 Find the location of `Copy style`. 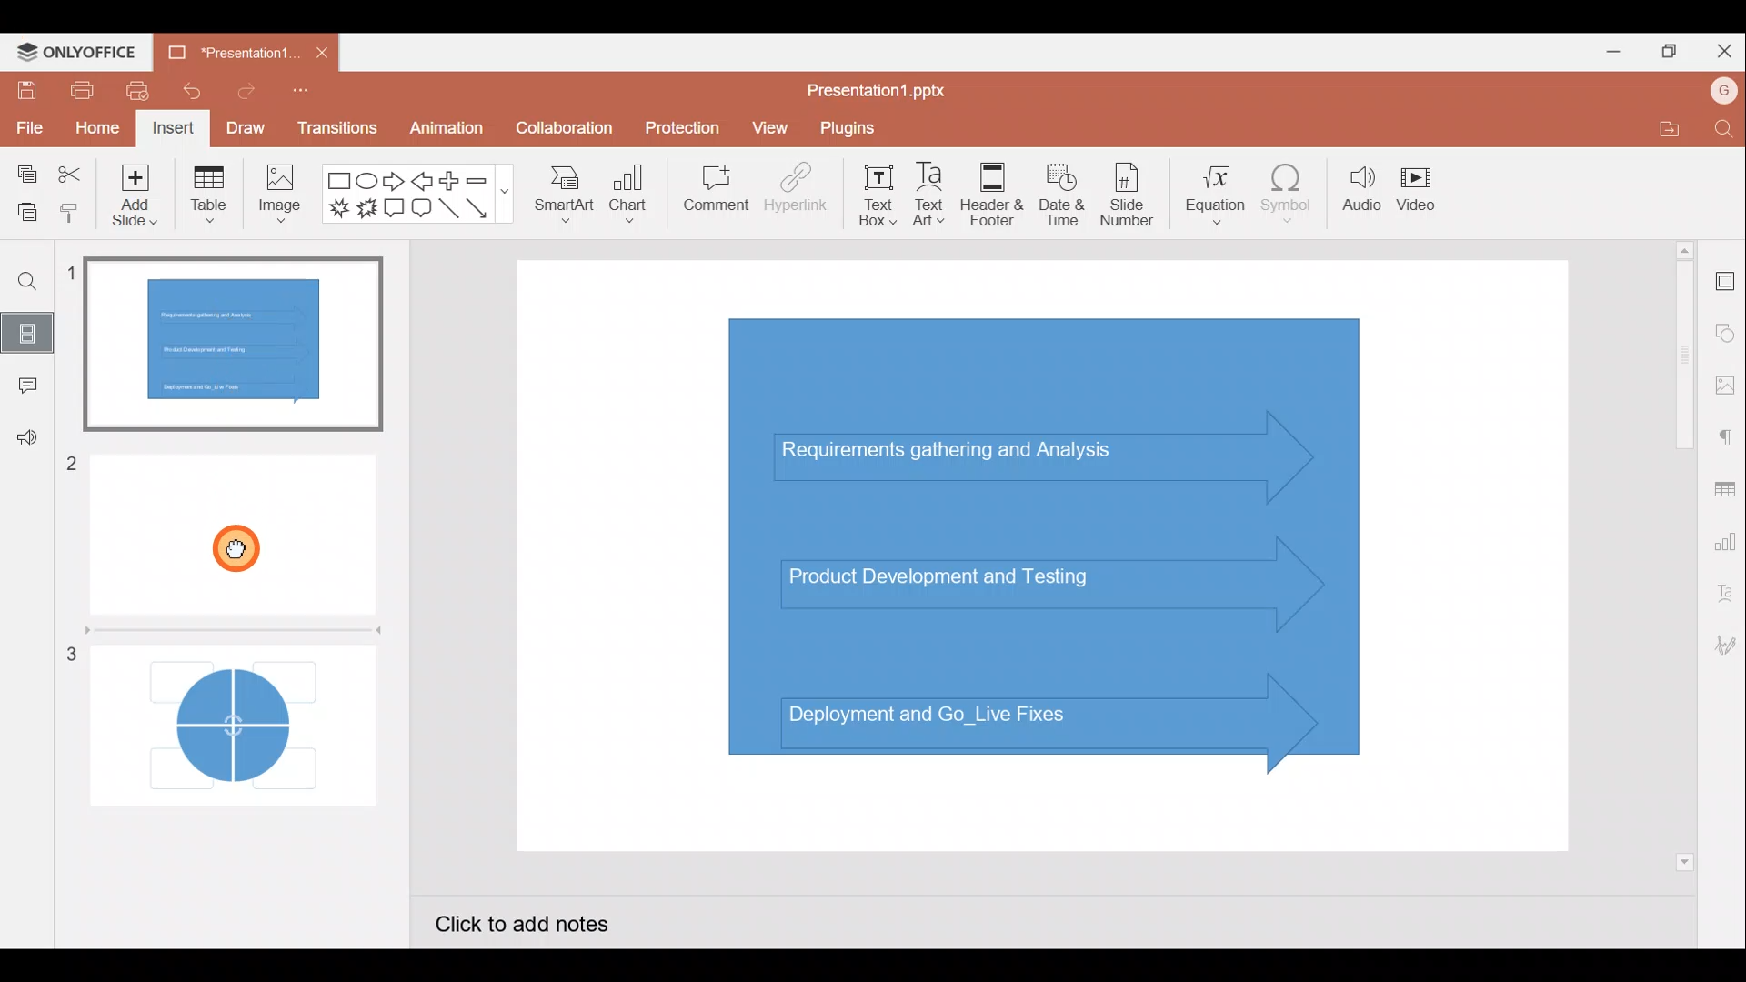

Copy style is located at coordinates (71, 212).